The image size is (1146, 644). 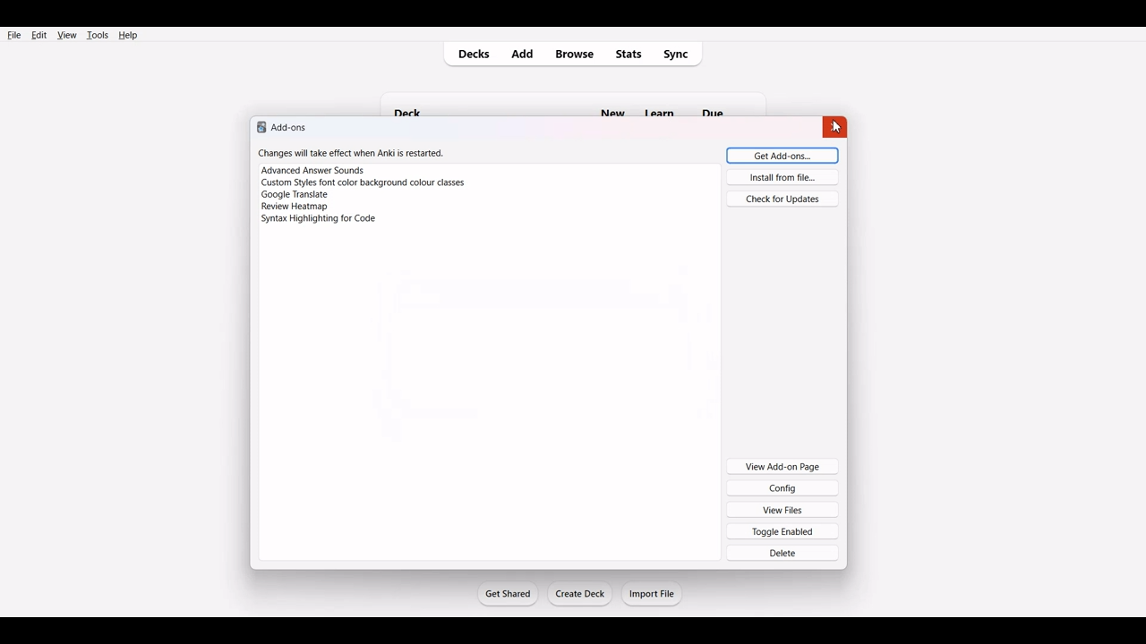 What do you see at coordinates (526, 54) in the screenshot?
I see `Add` at bounding box center [526, 54].